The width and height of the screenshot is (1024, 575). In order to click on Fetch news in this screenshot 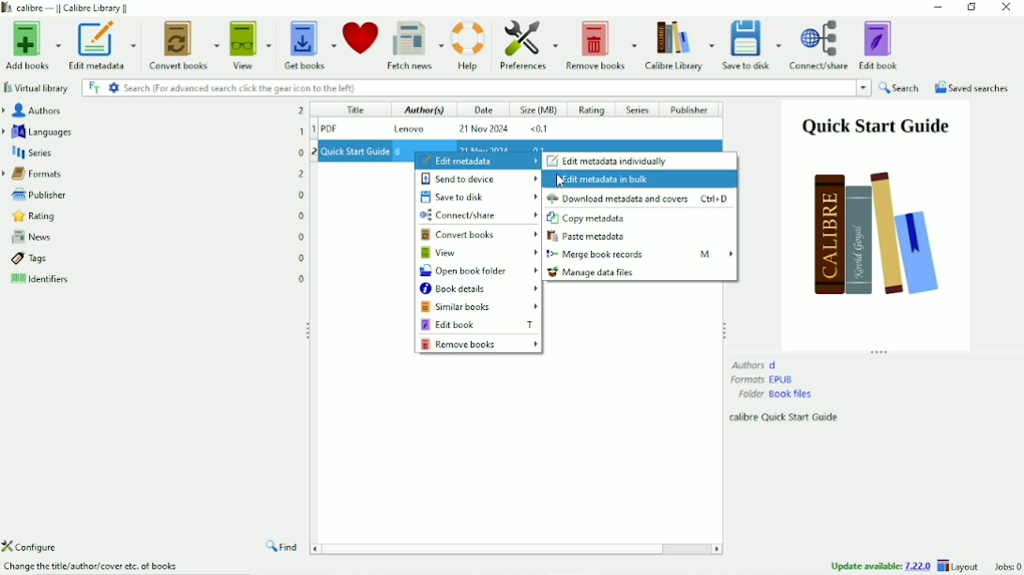, I will do `click(414, 44)`.